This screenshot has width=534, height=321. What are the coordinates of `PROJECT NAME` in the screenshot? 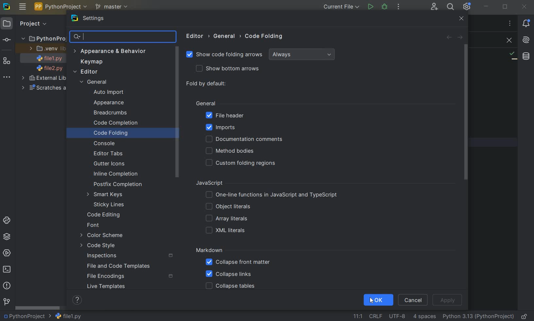 It's located at (27, 316).